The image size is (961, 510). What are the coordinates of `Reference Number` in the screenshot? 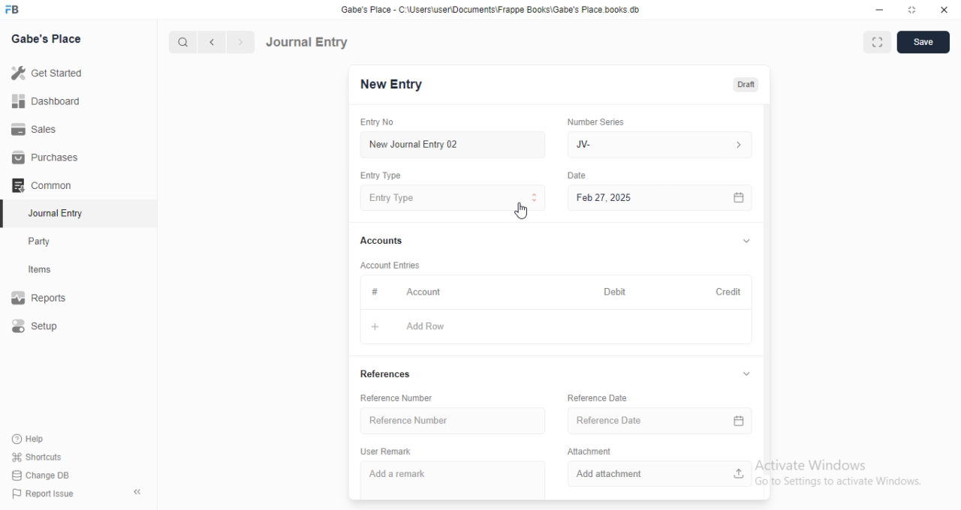 It's located at (397, 397).